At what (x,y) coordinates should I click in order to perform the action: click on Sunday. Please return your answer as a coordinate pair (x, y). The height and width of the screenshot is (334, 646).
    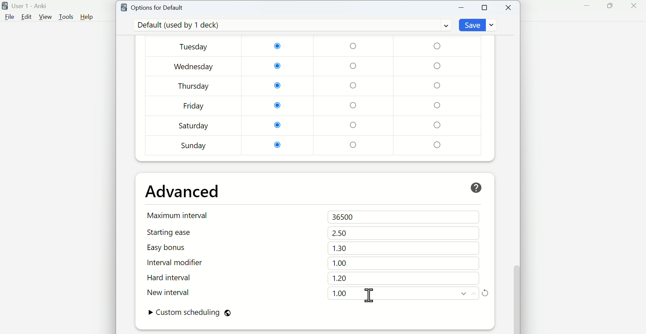
    Looking at the image, I should click on (194, 145).